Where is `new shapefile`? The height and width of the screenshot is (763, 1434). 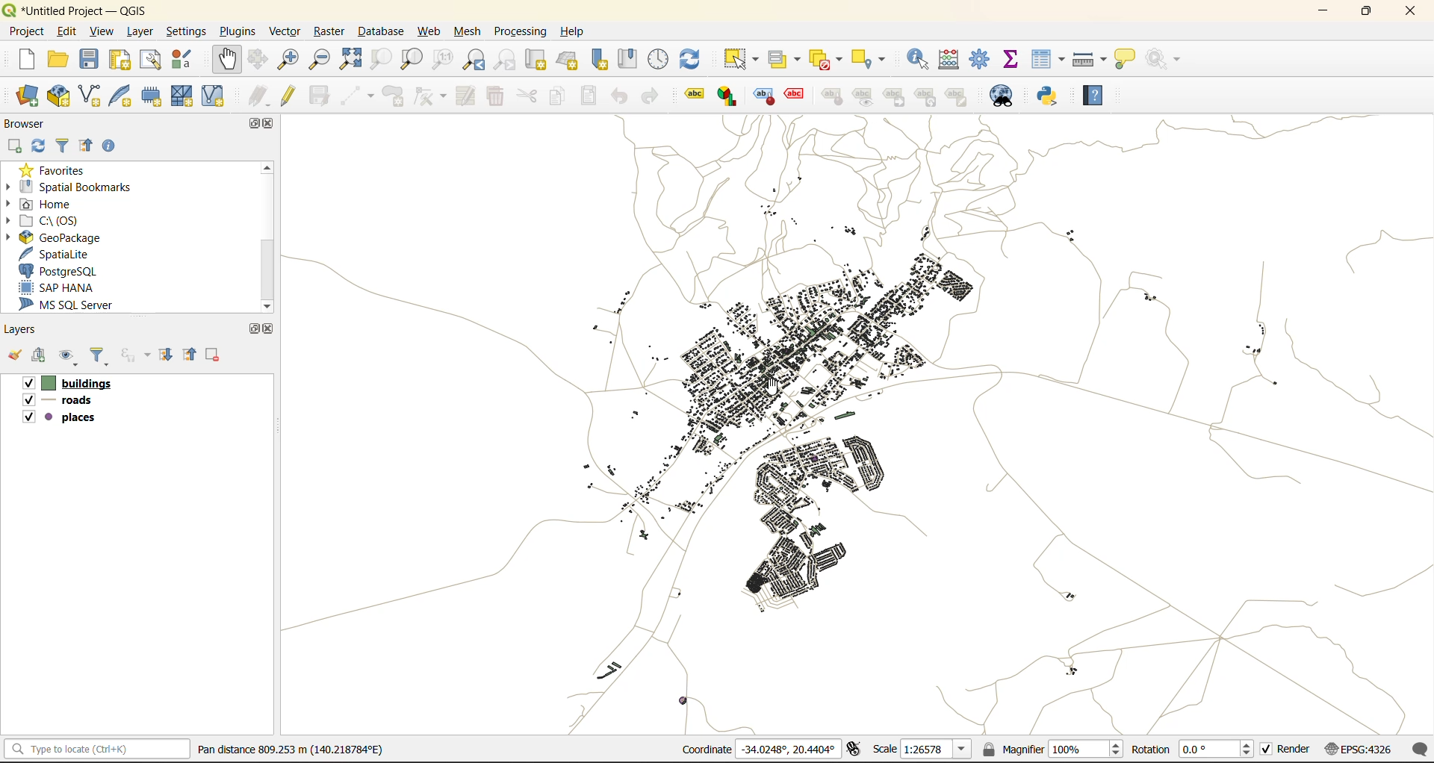 new shapefile is located at coordinates (93, 95).